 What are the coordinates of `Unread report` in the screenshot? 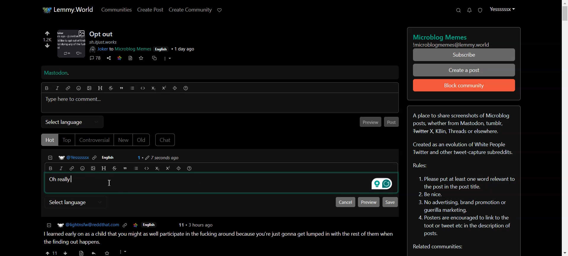 It's located at (480, 10).